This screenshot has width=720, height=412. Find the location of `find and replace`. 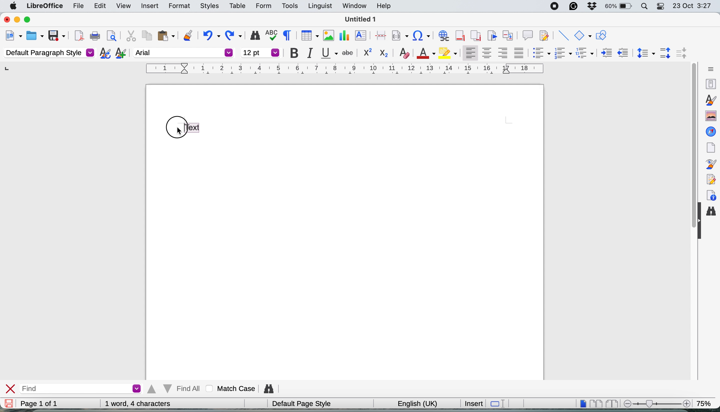

find and replace is located at coordinates (713, 214).